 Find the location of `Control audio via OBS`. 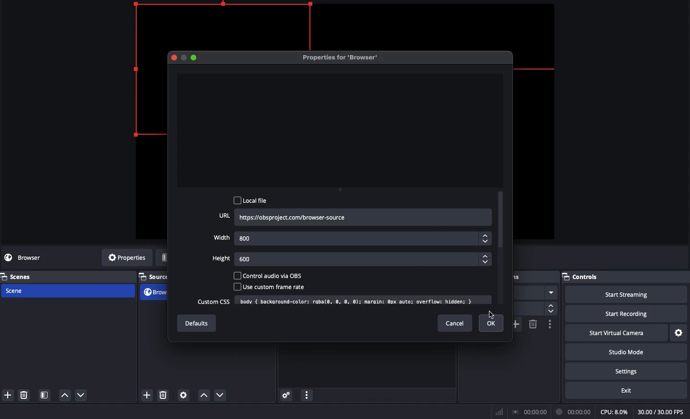

Control audio via OBS is located at coordinates (270, 276).